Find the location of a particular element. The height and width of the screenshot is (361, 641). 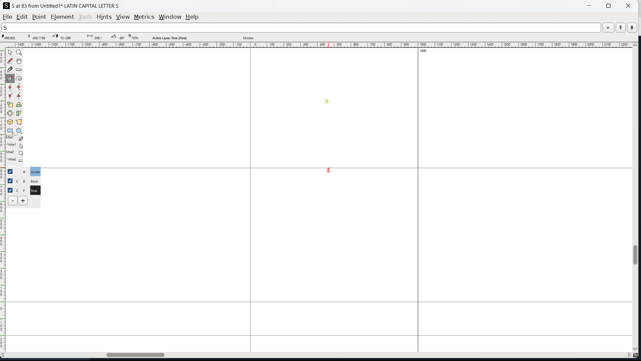

tools is located at coordinates (86, 17).